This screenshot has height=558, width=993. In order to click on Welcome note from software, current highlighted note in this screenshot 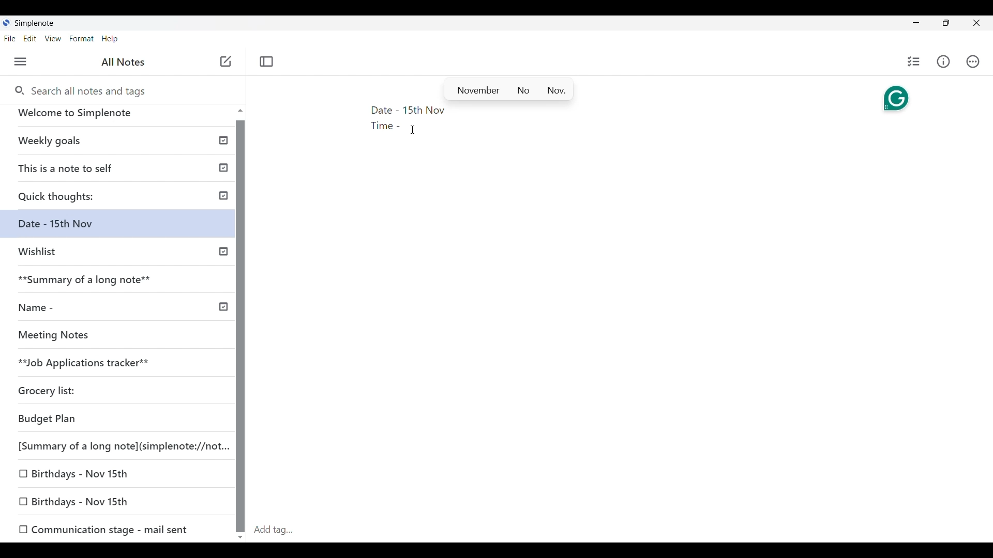, I will do `click(118, 117)`.